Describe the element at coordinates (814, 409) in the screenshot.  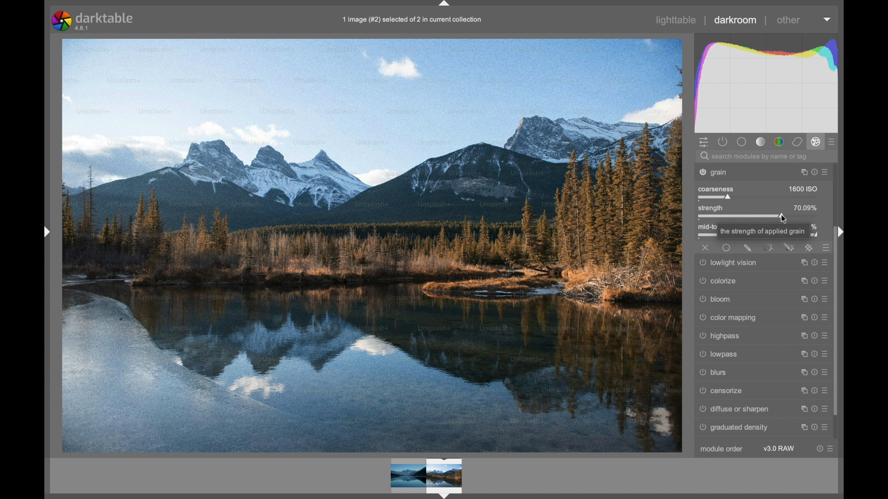
I see `reset parameters` at that location.